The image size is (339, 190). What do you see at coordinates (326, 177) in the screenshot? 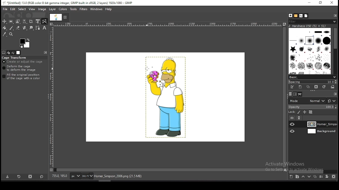
I see `add a mask` at bounding box center [326, 177].